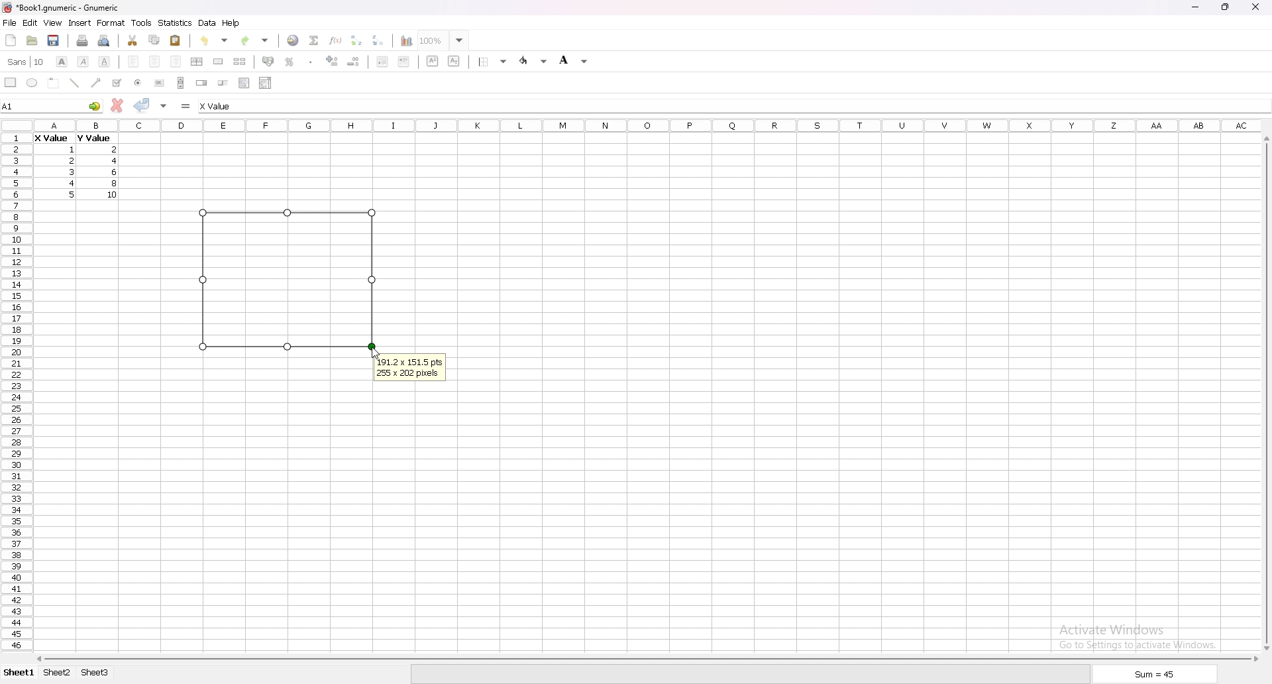  What do you see at coordinates (104, 62) in the screenshot?
I see `underline` at bounding box center [104, 62].